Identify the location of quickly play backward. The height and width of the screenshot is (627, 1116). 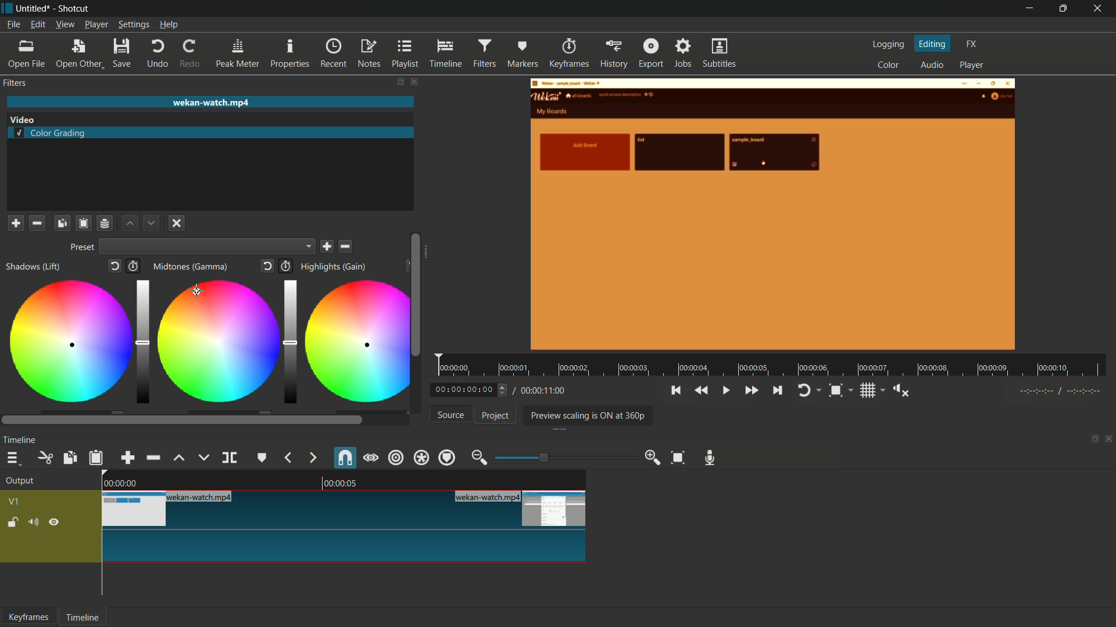
(700, 391).